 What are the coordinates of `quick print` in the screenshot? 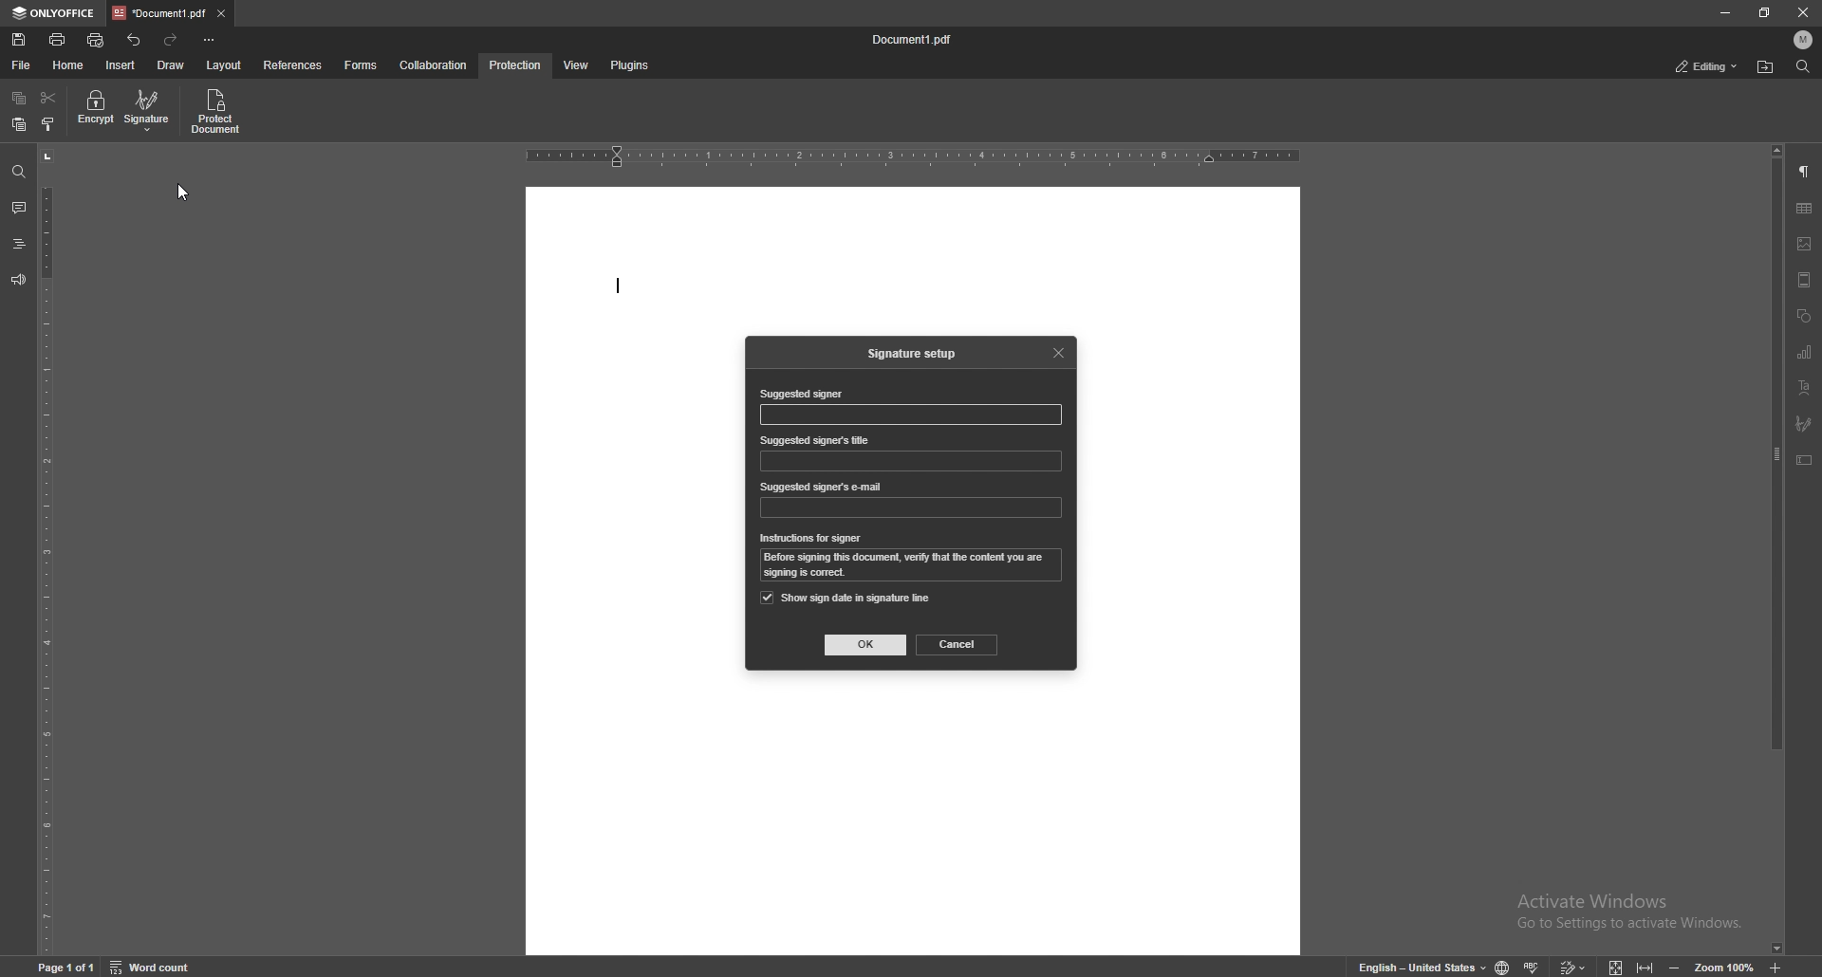 It's located at (97, 42).